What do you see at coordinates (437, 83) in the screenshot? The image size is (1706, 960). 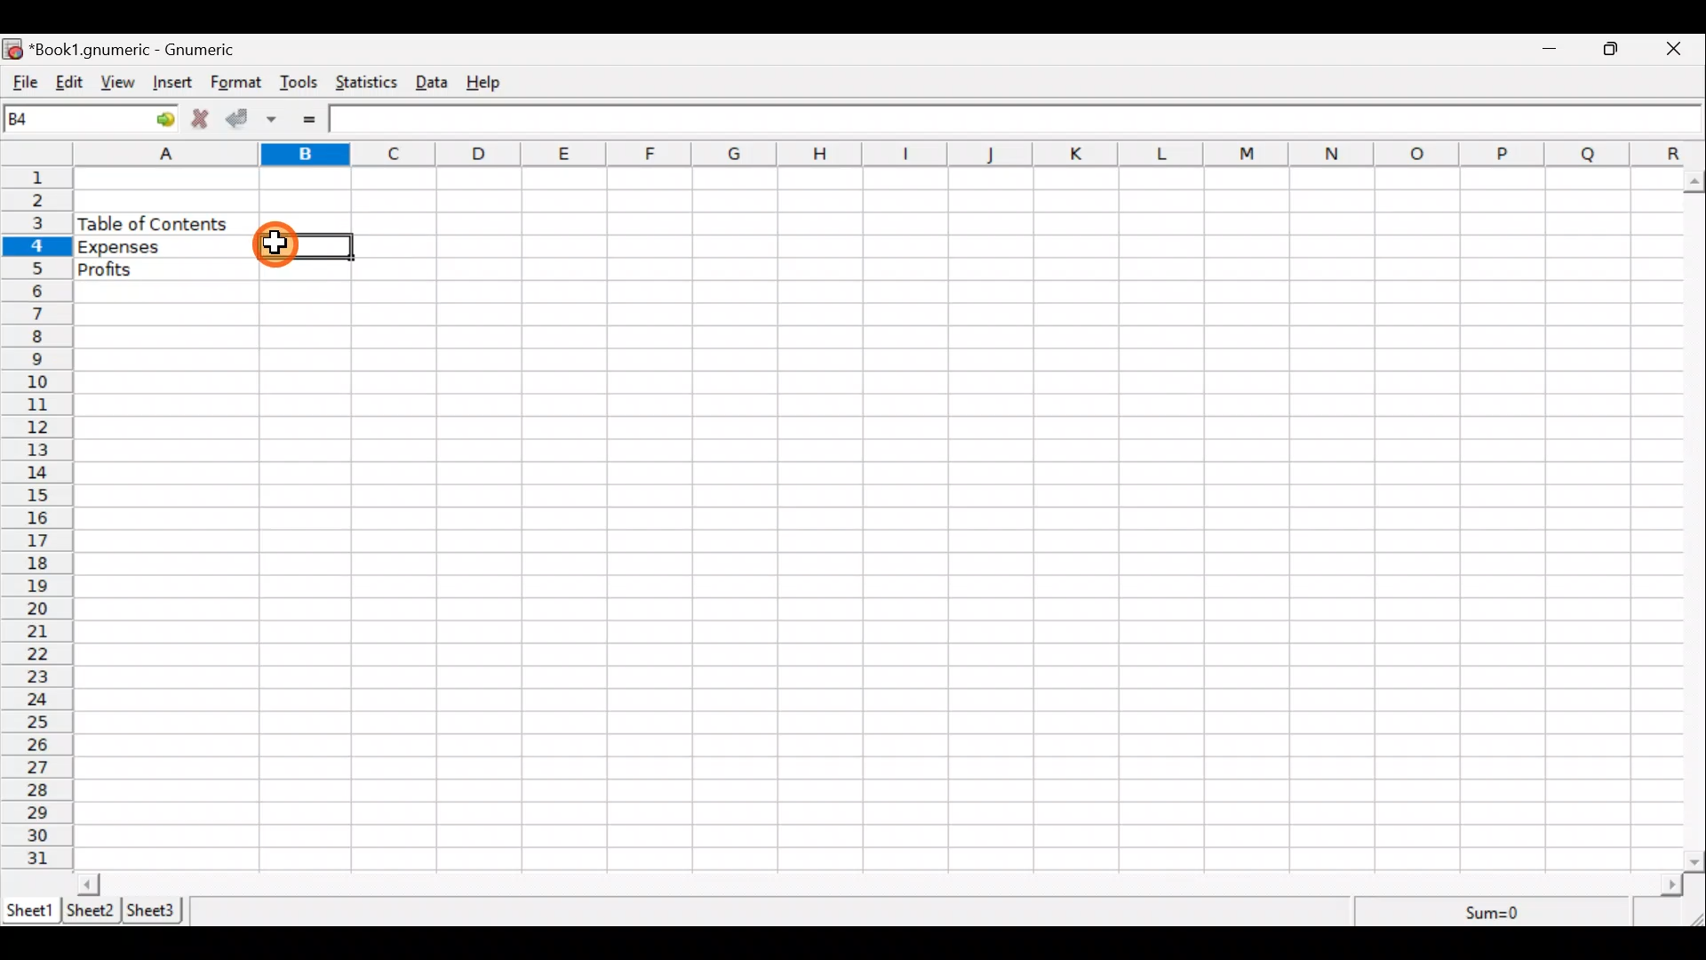 I see `Data` at bounding box center [437, 83].